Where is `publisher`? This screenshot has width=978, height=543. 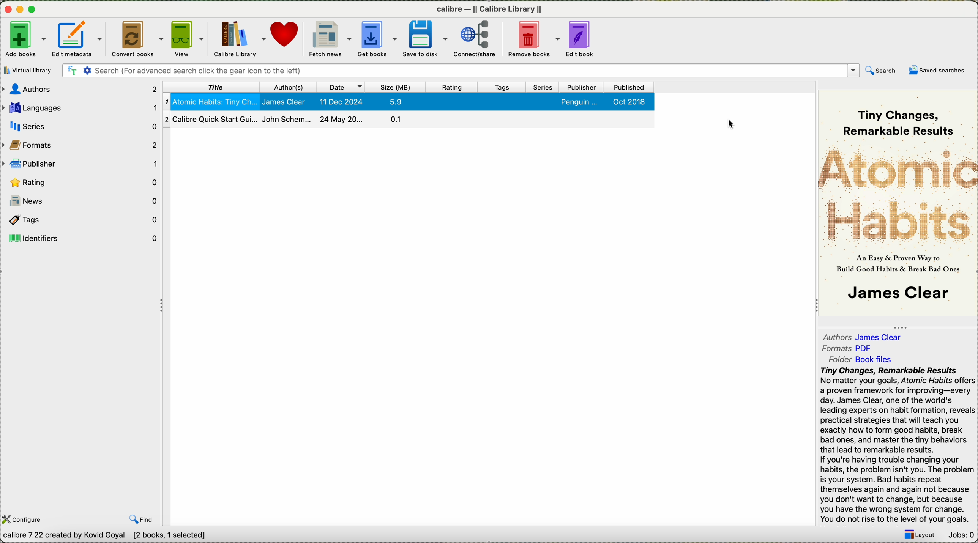
publisher is located at coordinates (581, 87).